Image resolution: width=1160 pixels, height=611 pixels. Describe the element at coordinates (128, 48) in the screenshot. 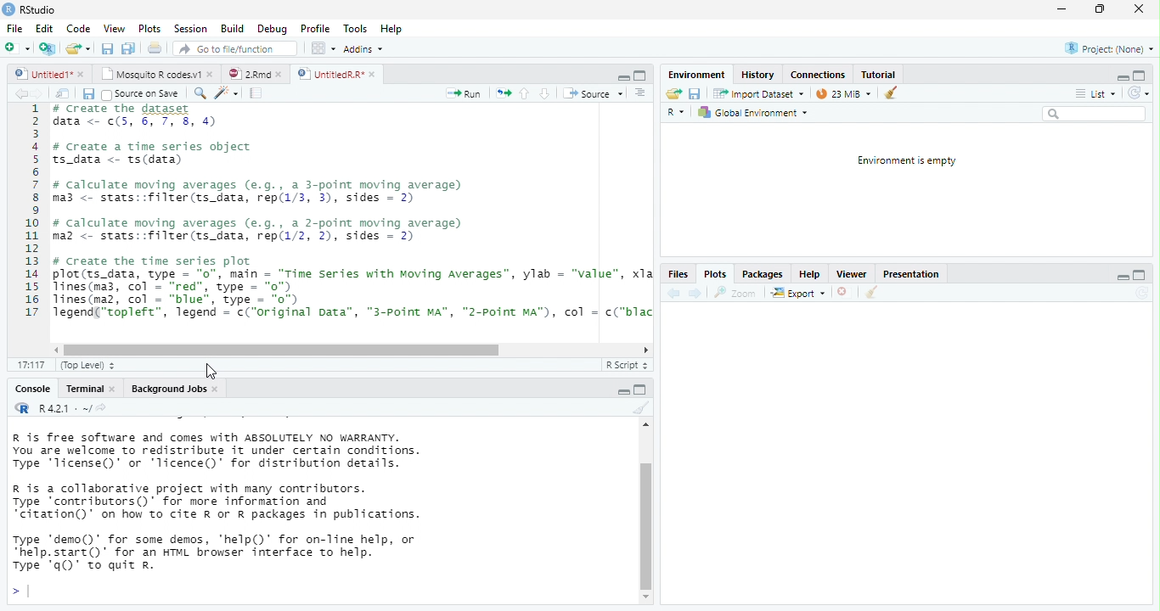

I see `print current file` at that location.